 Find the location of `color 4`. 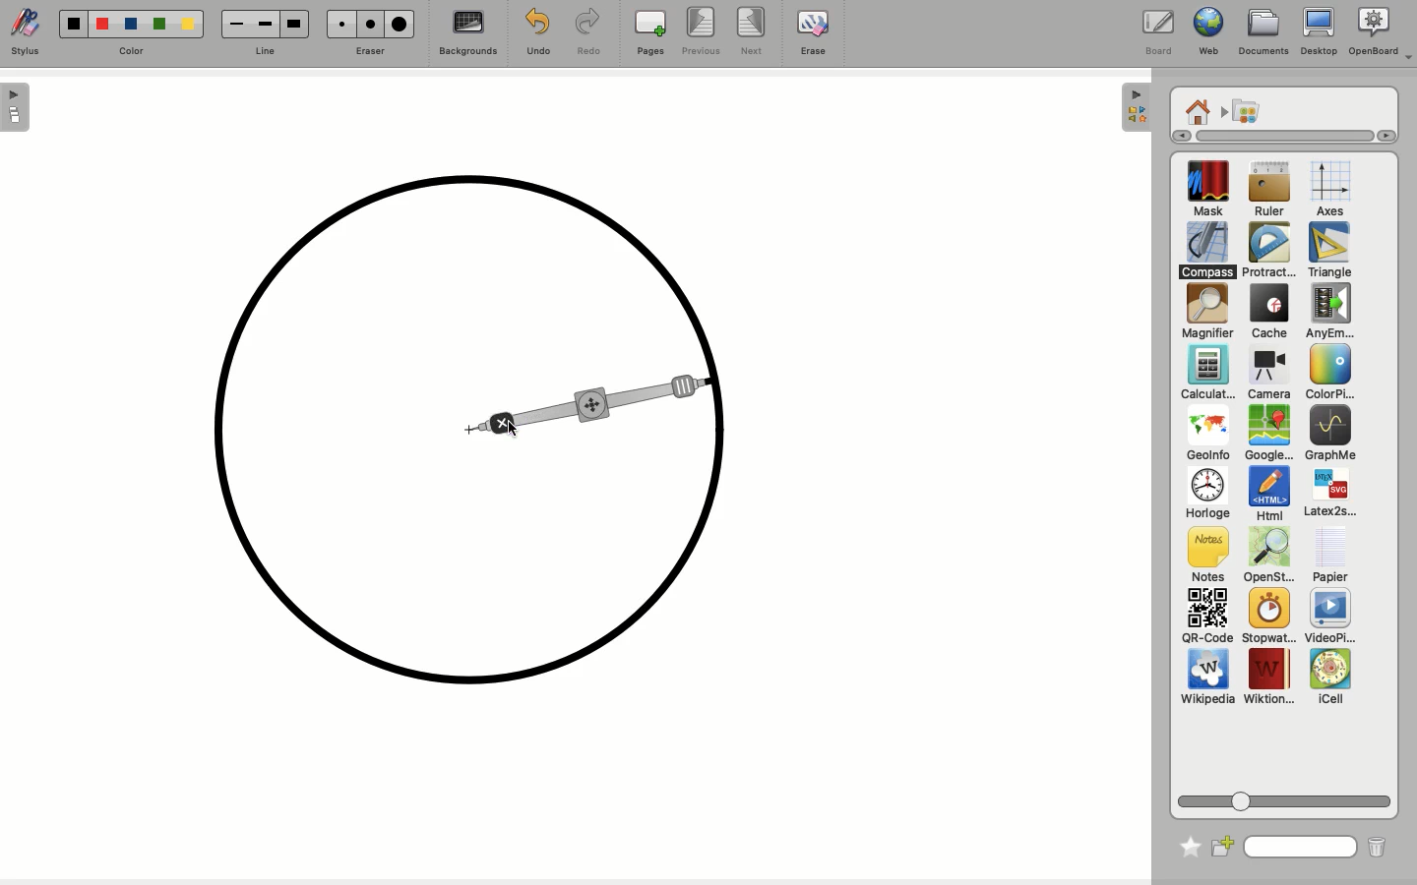

color 4 is located at coordinates (158, 26).